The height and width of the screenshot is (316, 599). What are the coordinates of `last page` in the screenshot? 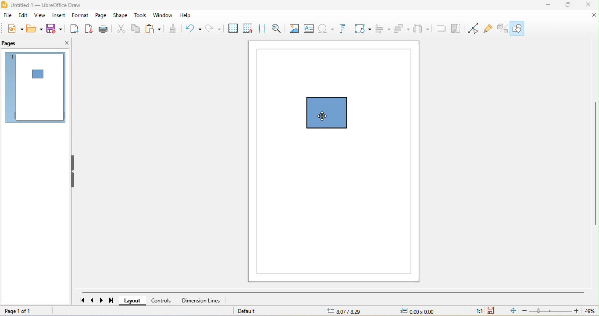 It's located at (114, 300).